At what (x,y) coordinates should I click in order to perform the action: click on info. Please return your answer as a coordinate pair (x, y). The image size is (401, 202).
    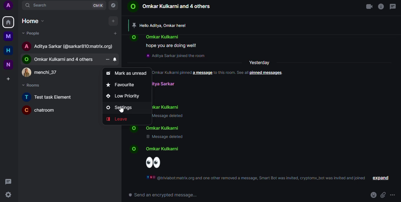
    Looking at the image, I should click on (176, 56).